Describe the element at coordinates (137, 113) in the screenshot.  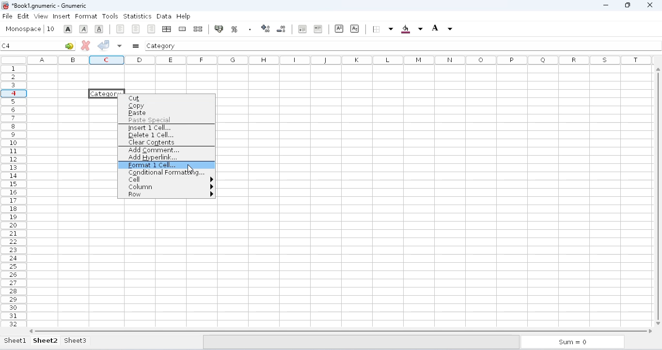
I see `paste` at that location.